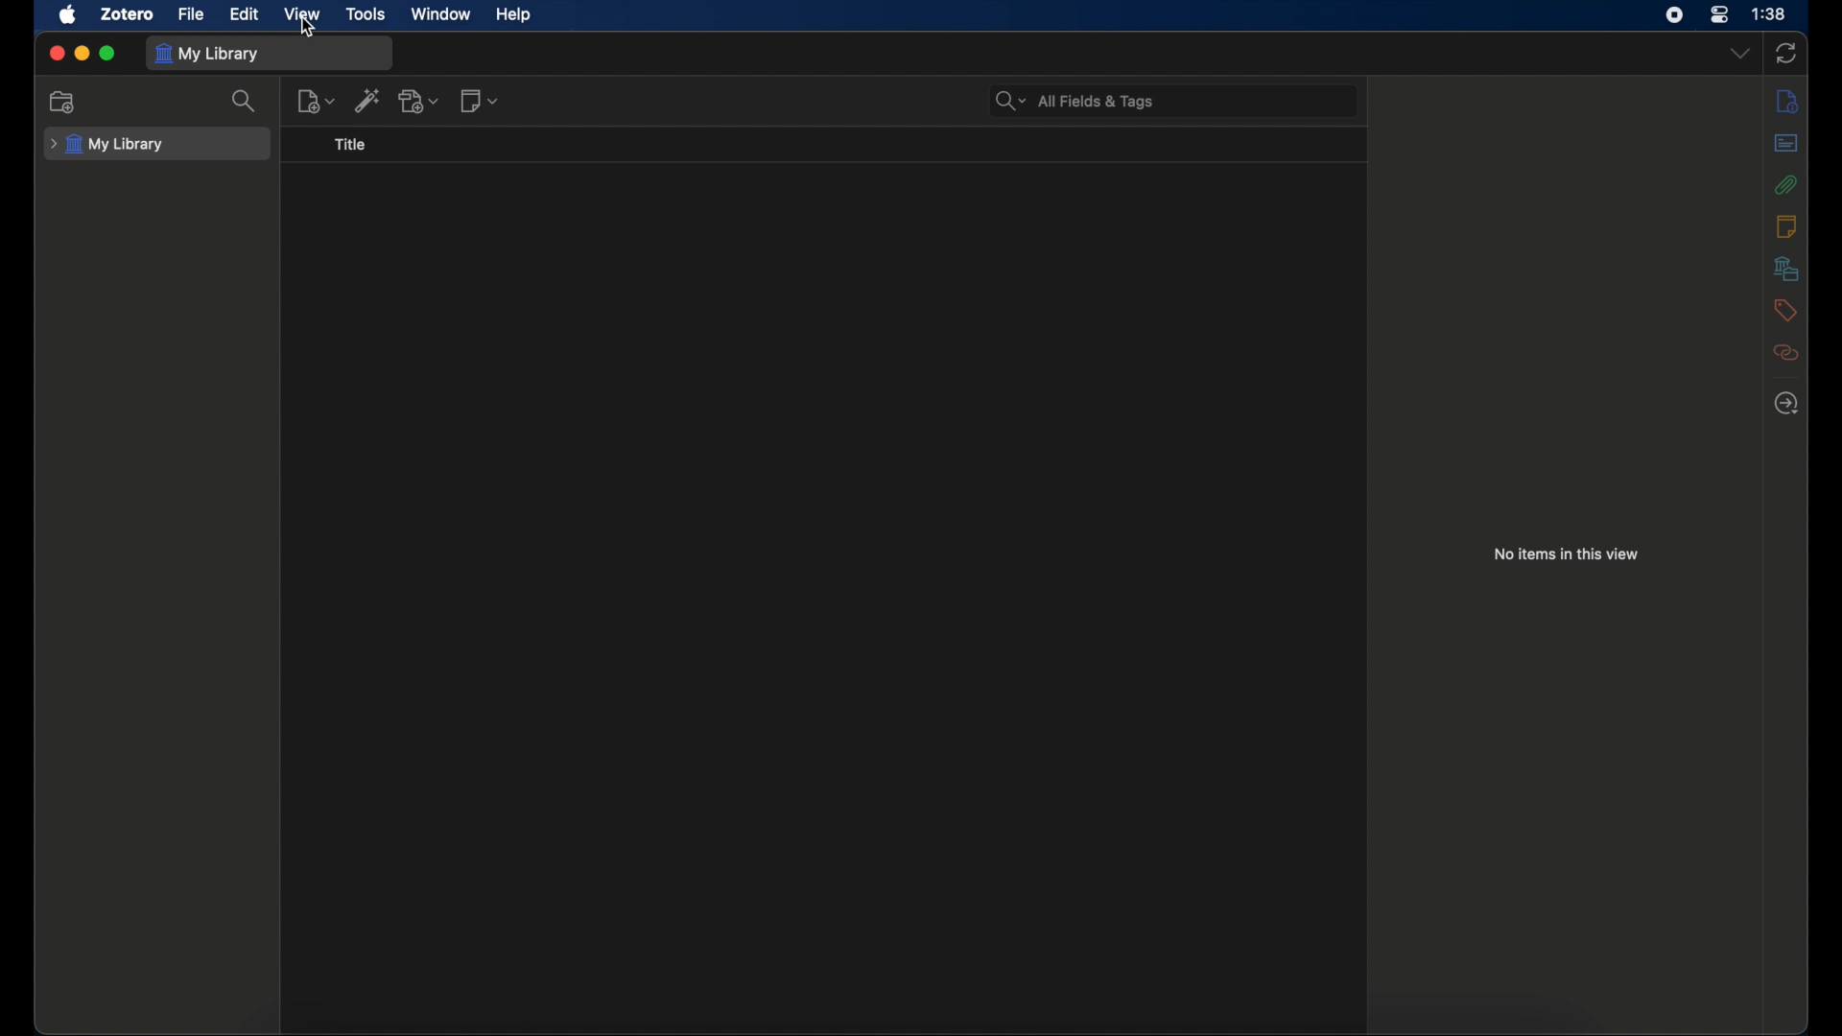  Describe the element at coordinates (480, 101) in the screenshot. I see `new notes` at that location.